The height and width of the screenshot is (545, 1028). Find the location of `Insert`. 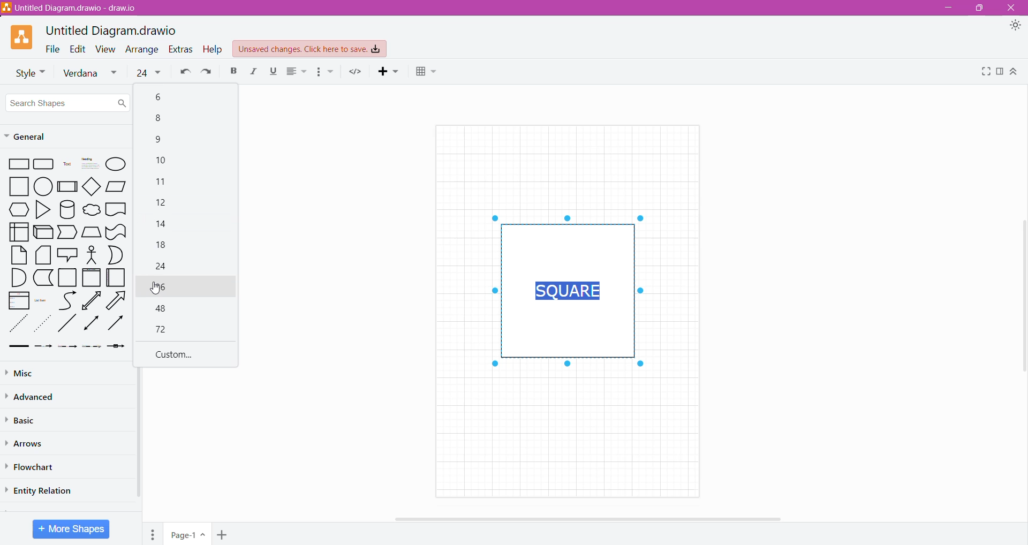

Insert is located at coordinates (384, 73).